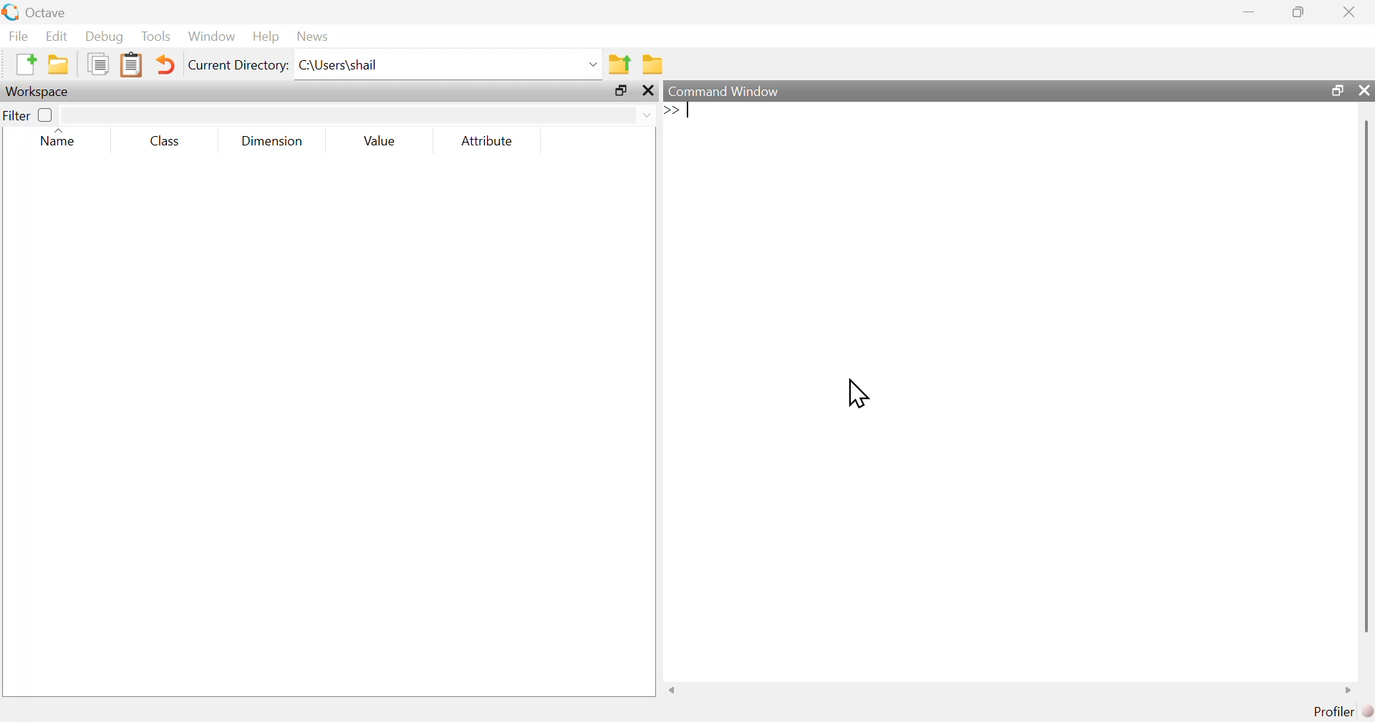 Image resolution: width=1375 pixels, height=722 pixels. Describe the element at coordinates (648, 92) in the screenshot. I see `close` at that location.